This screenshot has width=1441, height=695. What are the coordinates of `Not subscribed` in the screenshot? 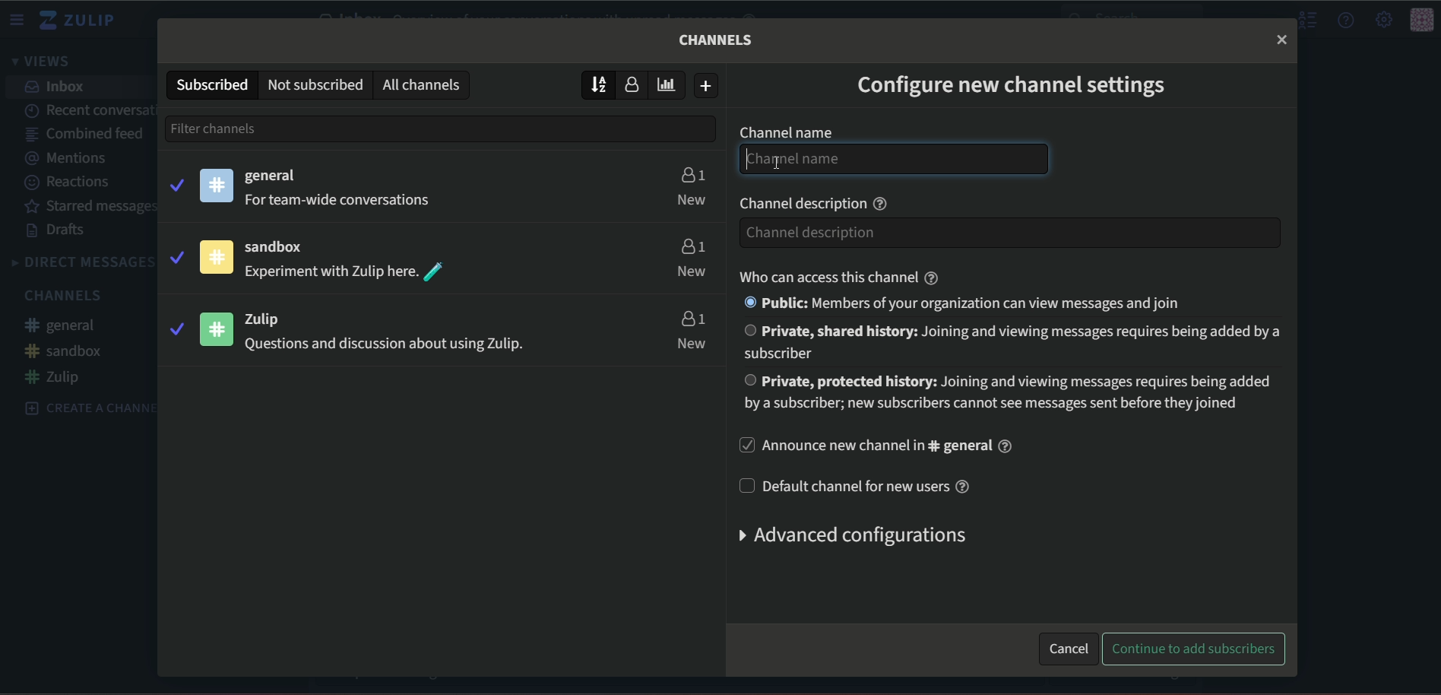 It's located at (315, 84).